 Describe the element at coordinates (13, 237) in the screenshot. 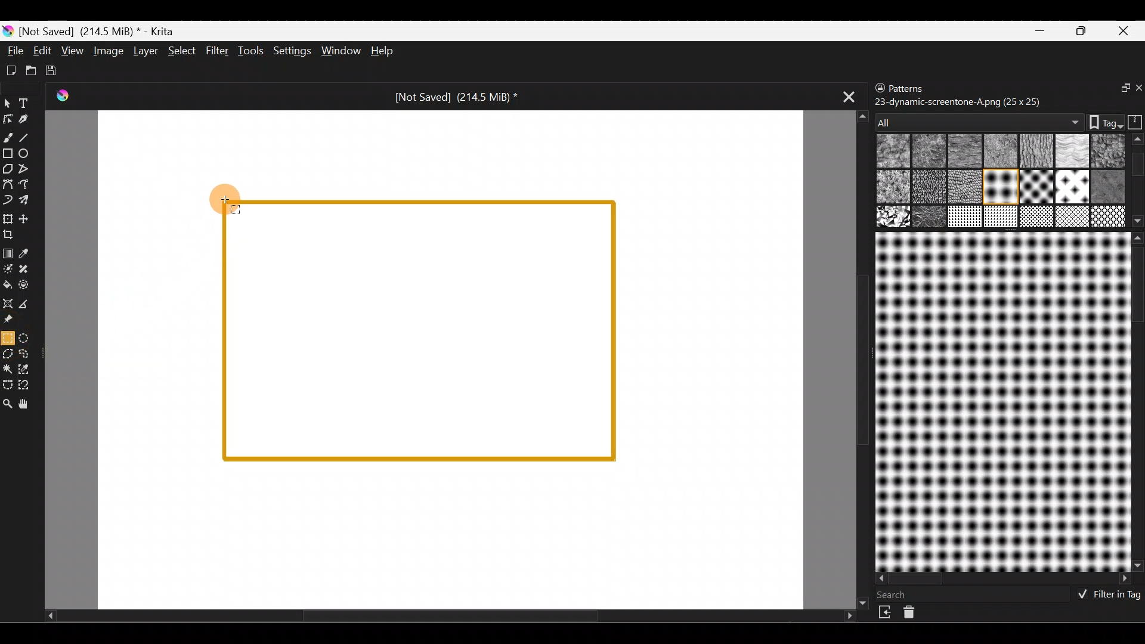

I see `Crop an image` at that location.